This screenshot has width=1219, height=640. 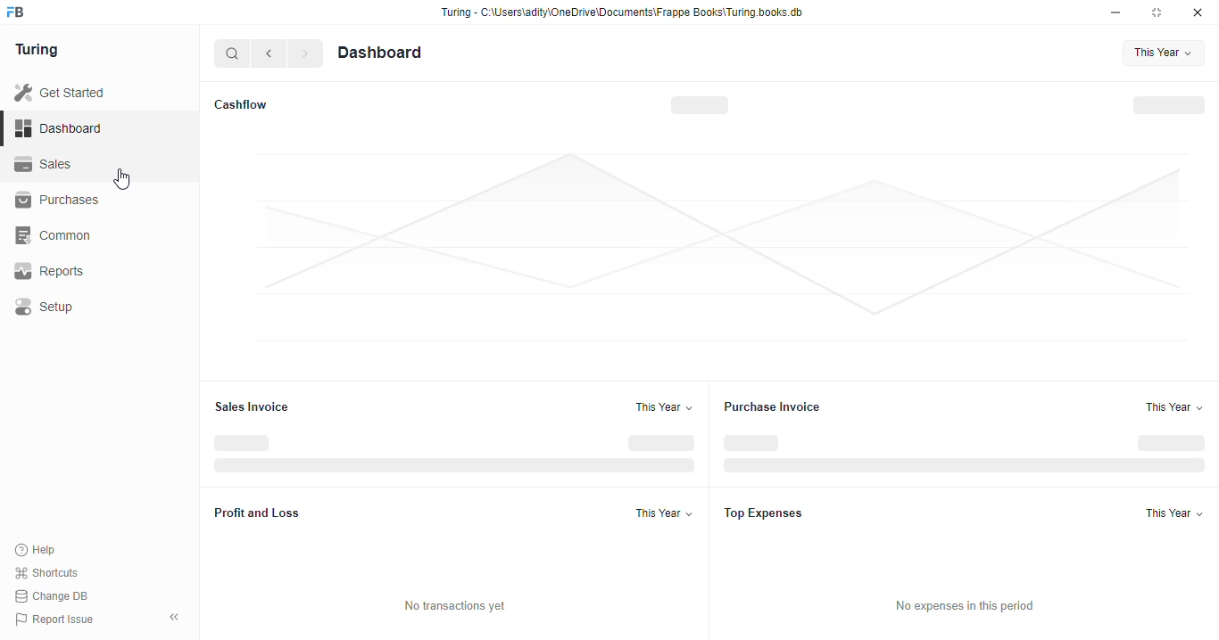 I want to click on ‘Common, so click(x=93, y=235).